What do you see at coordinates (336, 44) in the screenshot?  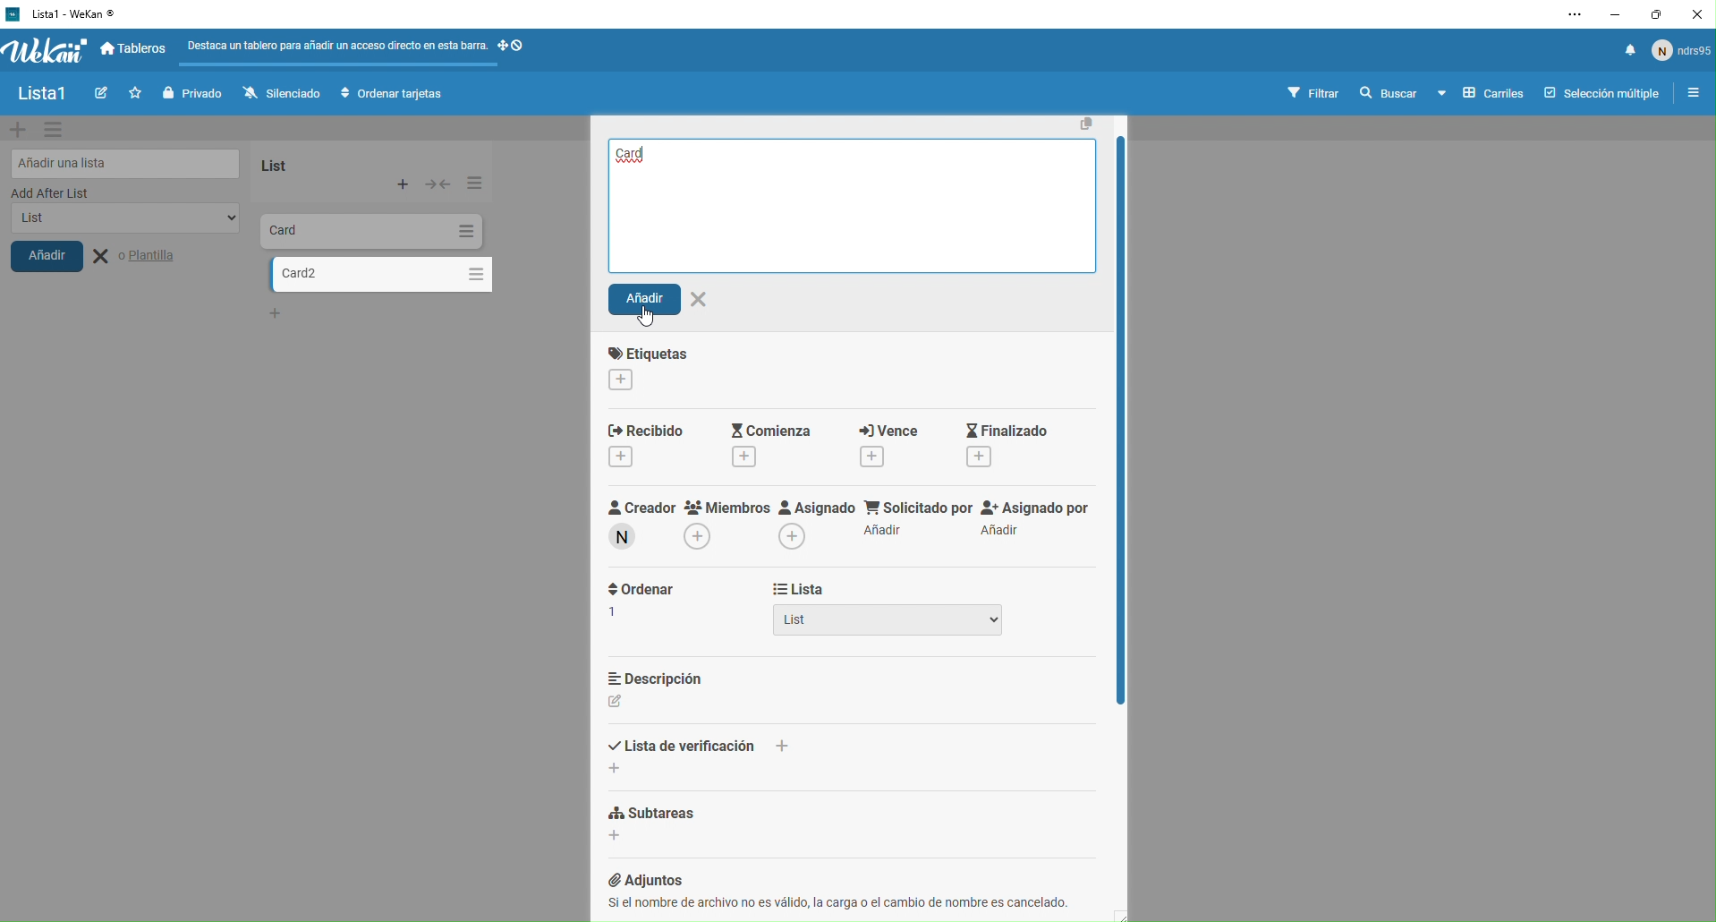 I see `Destaca un tablero para afadir un acceso directo en esta bar` at bounding box center [336, 44].